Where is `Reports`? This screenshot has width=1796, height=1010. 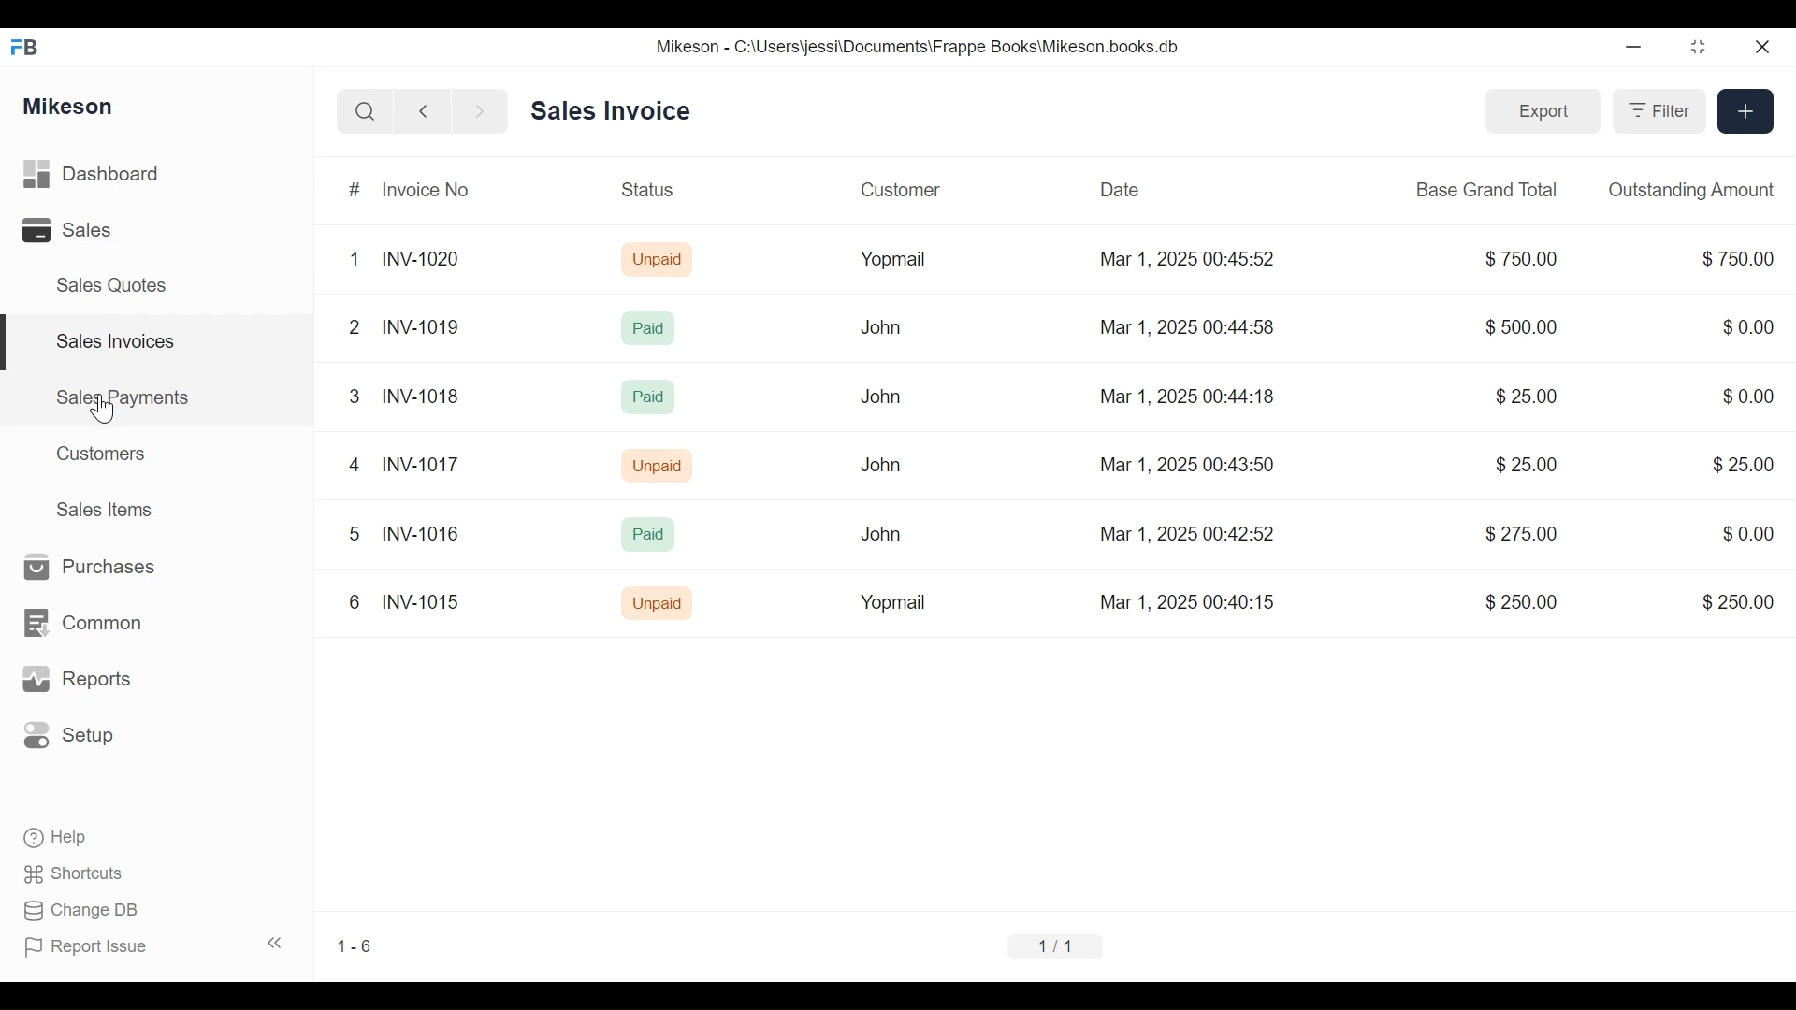
Reports is located at coordinates (80, 680).